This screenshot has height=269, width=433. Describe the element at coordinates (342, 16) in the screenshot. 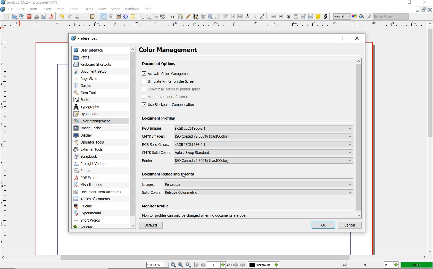

I see `select image preview mode` at that location.